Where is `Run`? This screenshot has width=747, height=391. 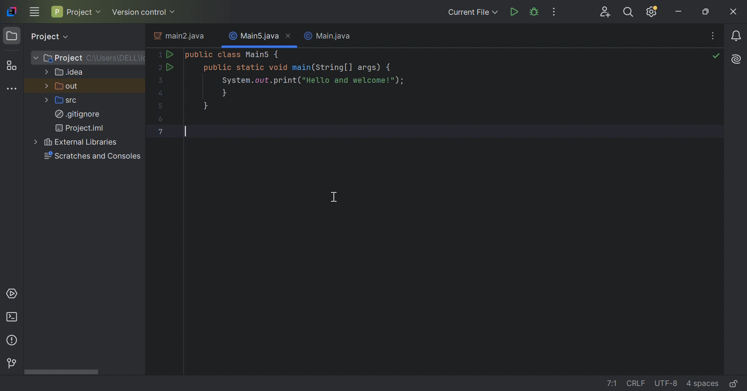
Run is located at coordinates (170, 67).